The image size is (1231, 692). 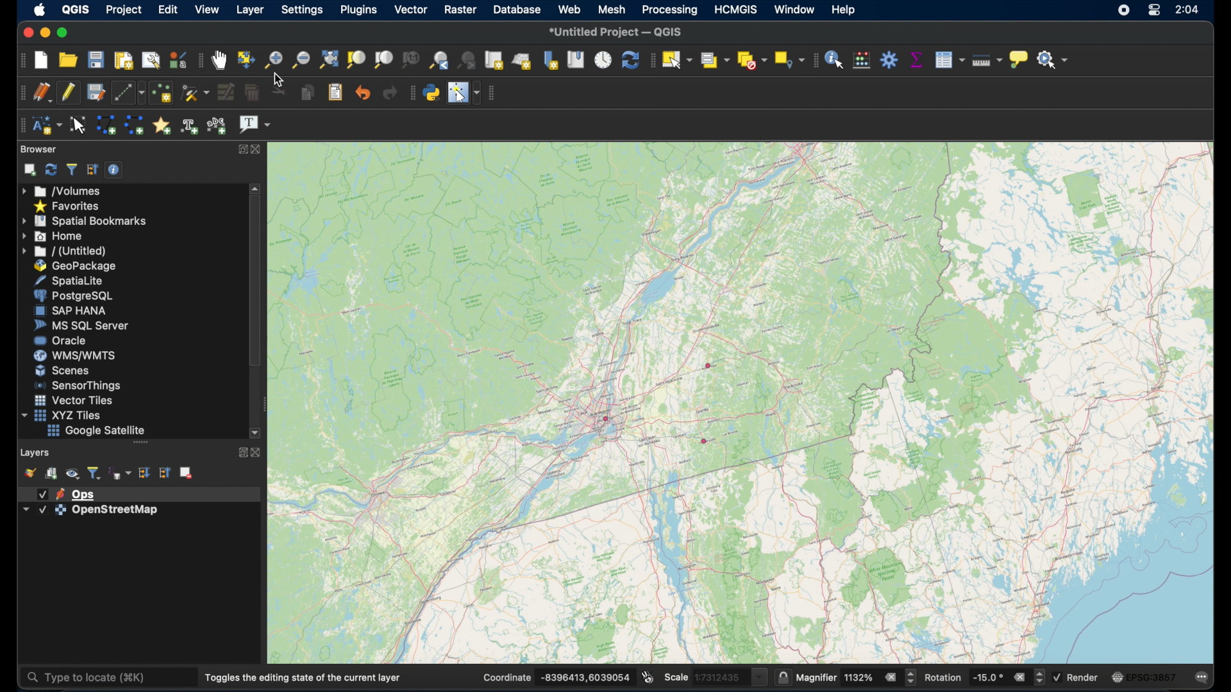 What do you see at coordinates (862, 59) in the screenshot?
I see `open field calculator` at bounding box center [862, 59].